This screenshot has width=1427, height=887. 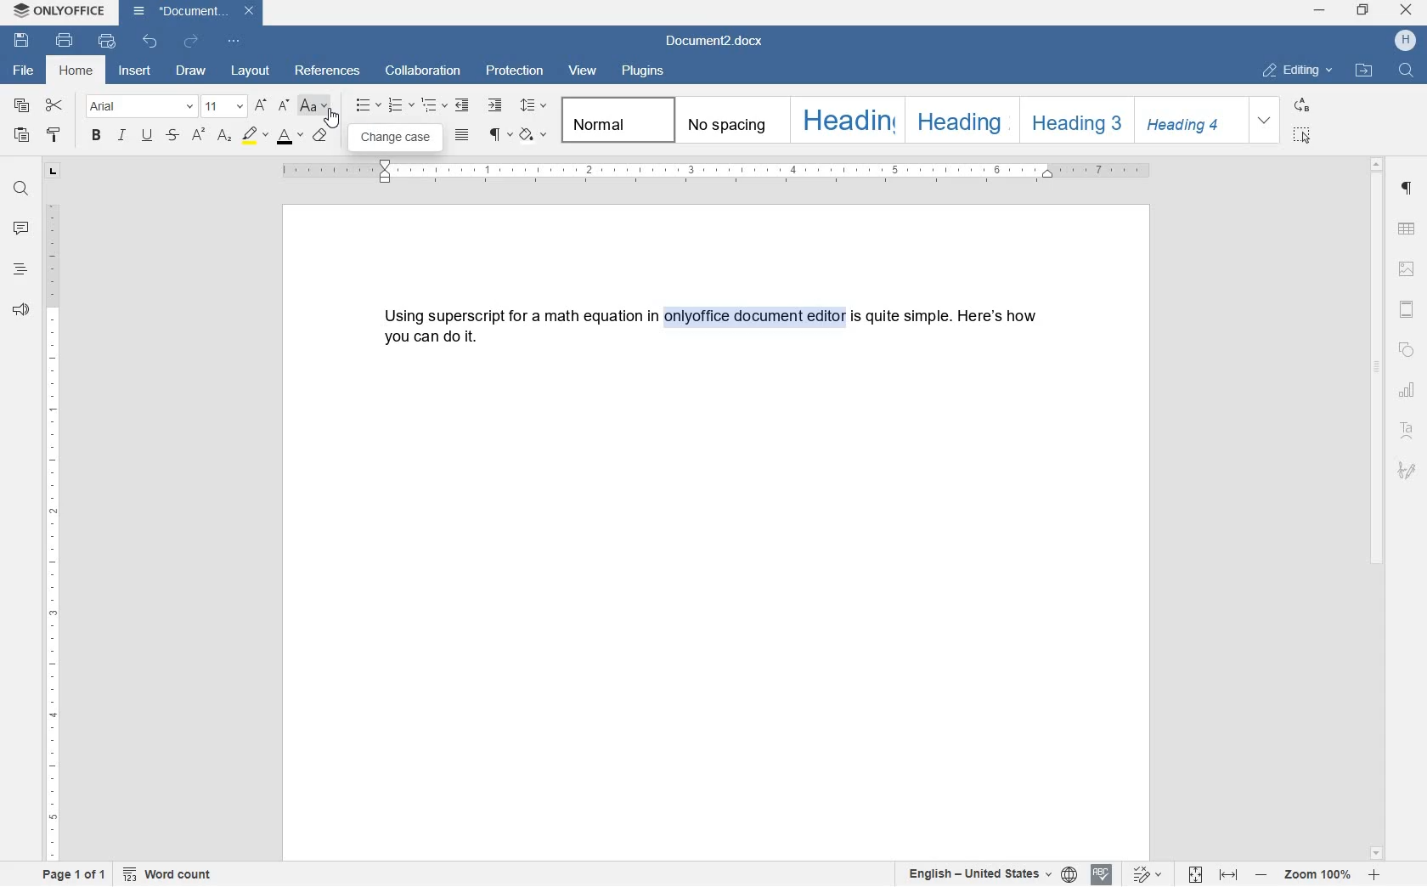 What do you see at coordinates (105, 41) in the screenshot?
I see `quick print` at bounding box center [105, 41].